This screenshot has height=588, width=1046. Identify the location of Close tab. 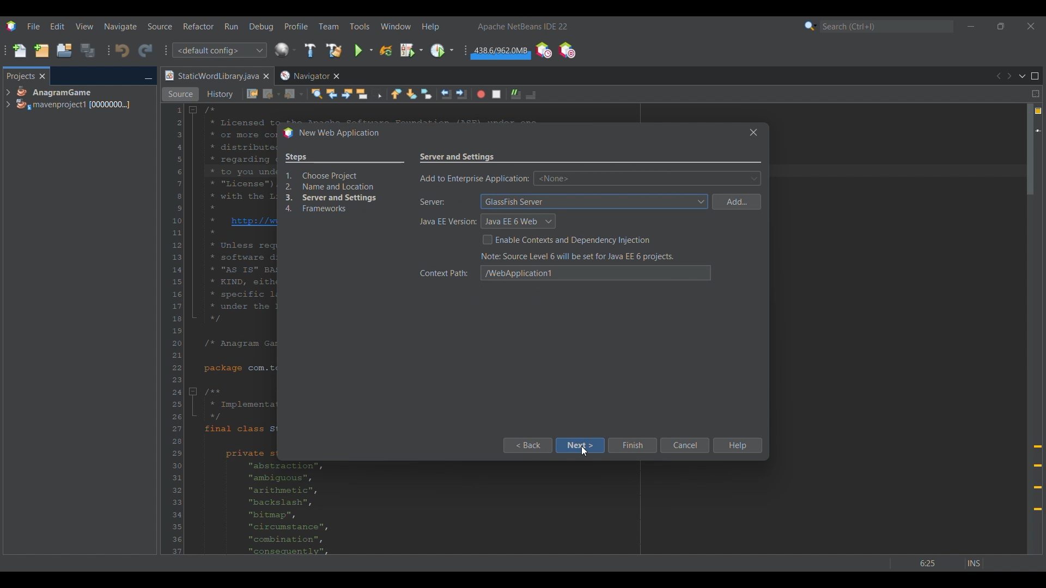
(42, 76).